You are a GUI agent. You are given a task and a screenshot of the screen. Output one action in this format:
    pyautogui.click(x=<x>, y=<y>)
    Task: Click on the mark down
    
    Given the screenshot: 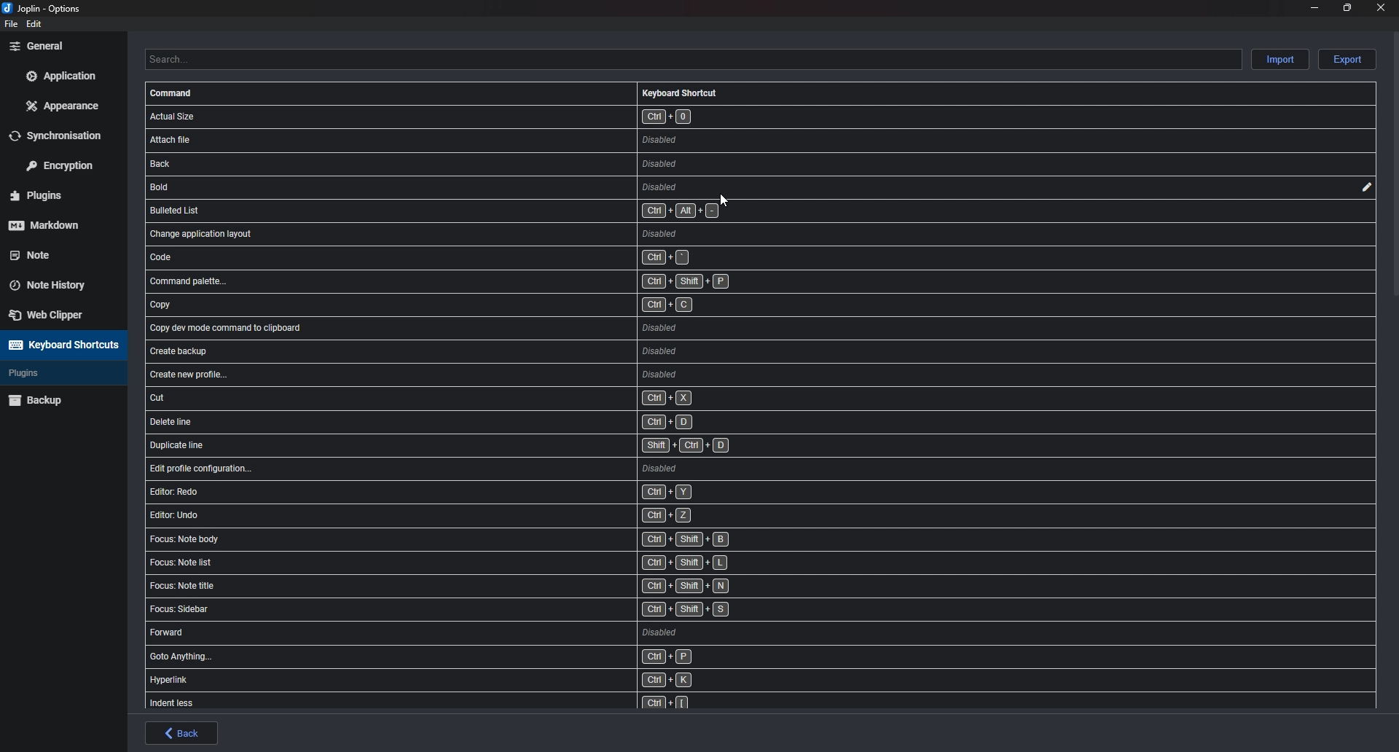 What is the action you would take?
    pyautogui.click(x=56, y=224)
    